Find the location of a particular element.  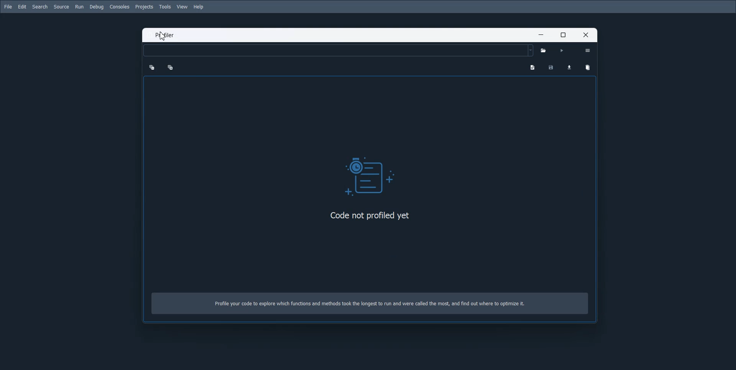

Tools is located at coordinates (166, 7).